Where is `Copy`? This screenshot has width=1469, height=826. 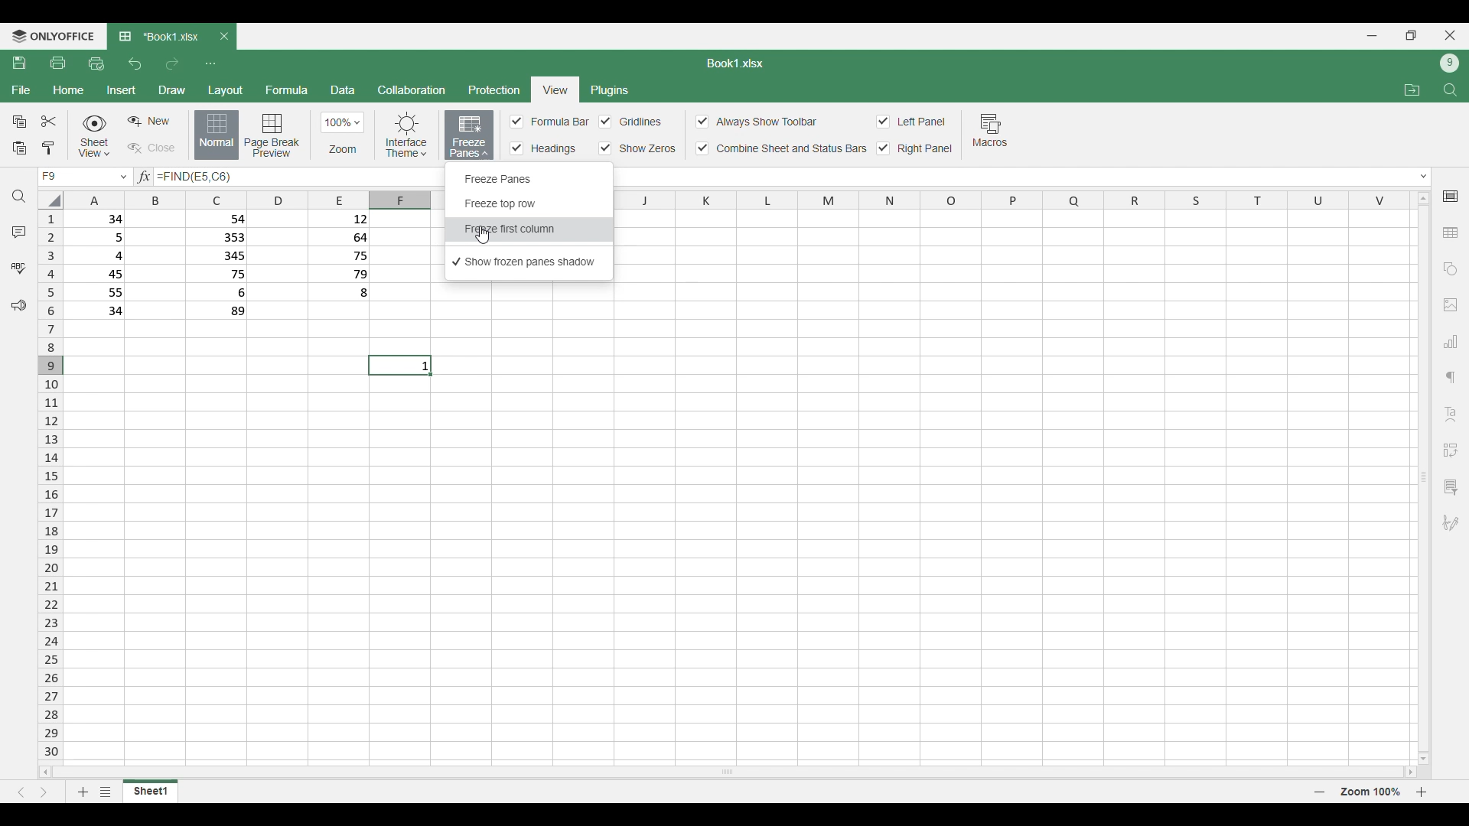 Copy is located at coordinates (19, 122).